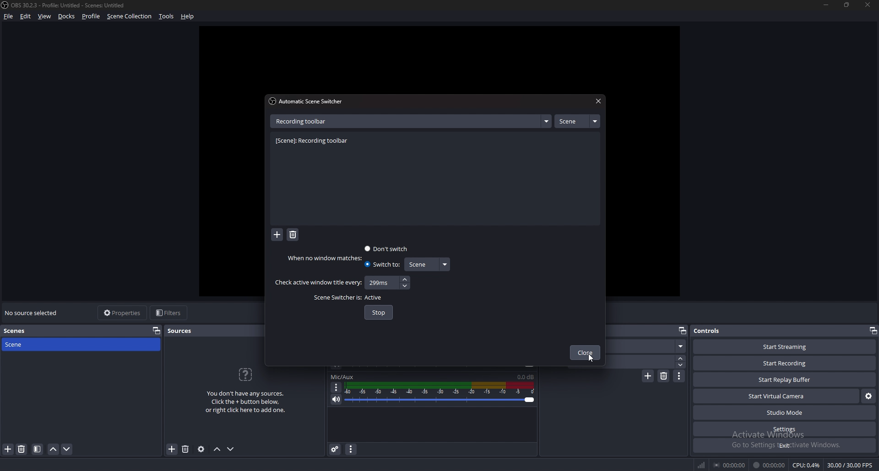  What do you see at coordinates (405, 279) in the screenshot?
I see `increase time` at bounding box center [405, 279].